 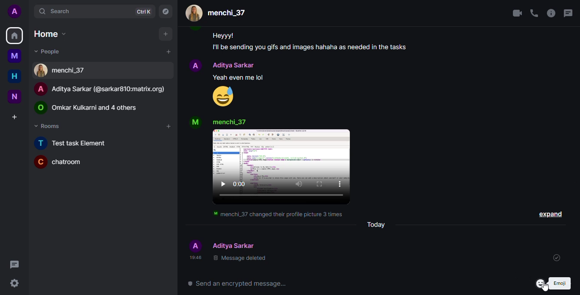 What do you see at coordinates (168, 52) in the screenshot?
I see `add` at bounding box center [168, 52].